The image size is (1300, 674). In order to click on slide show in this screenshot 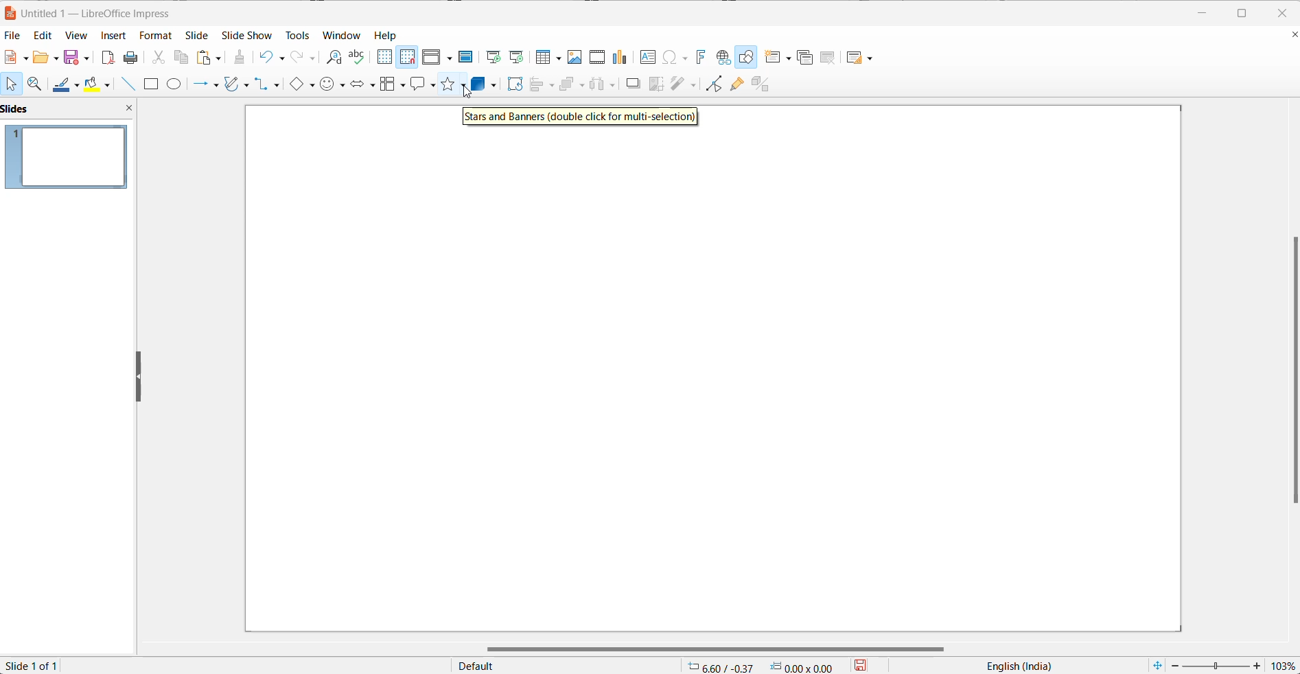, I will do `click(246, 35)`.